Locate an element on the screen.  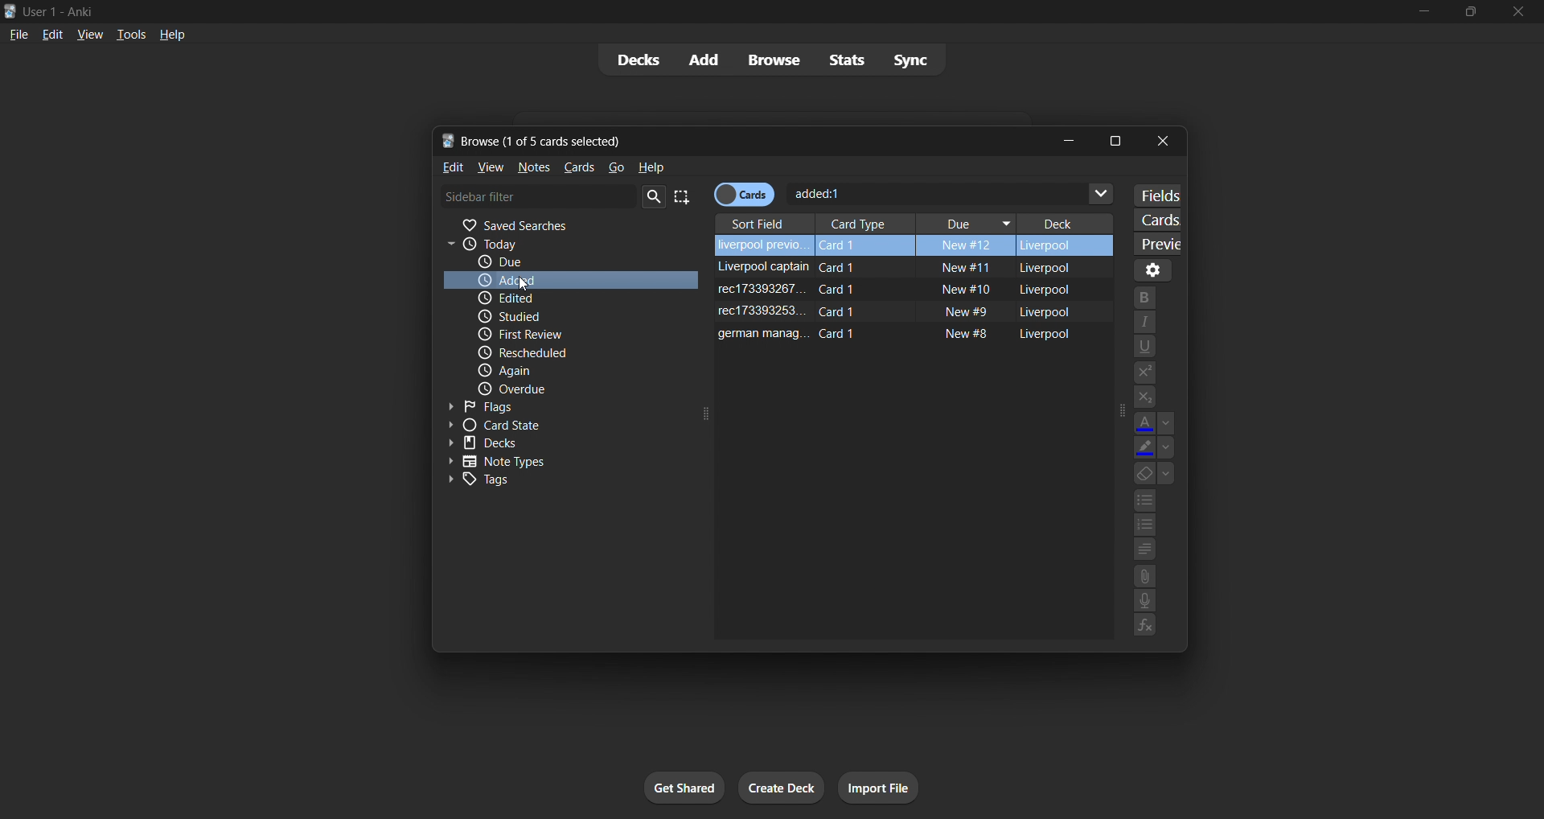
rescheduled is located at coordinates (573, 351).